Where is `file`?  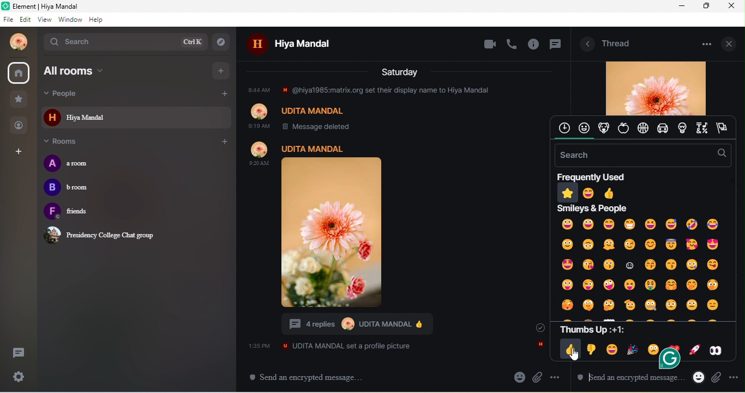
file is located at coordinates (9, 20).